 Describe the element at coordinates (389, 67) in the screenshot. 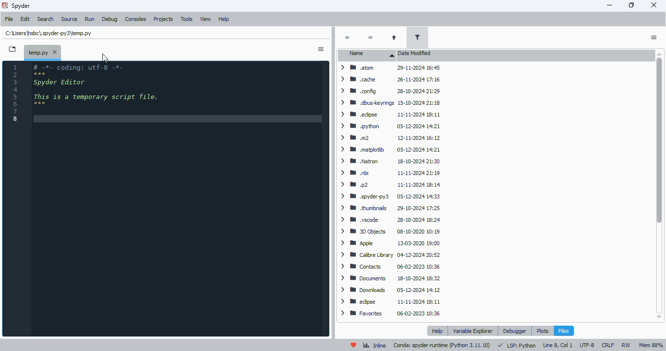

I see `> BB atom 29-11-2024 16:45` at that location.